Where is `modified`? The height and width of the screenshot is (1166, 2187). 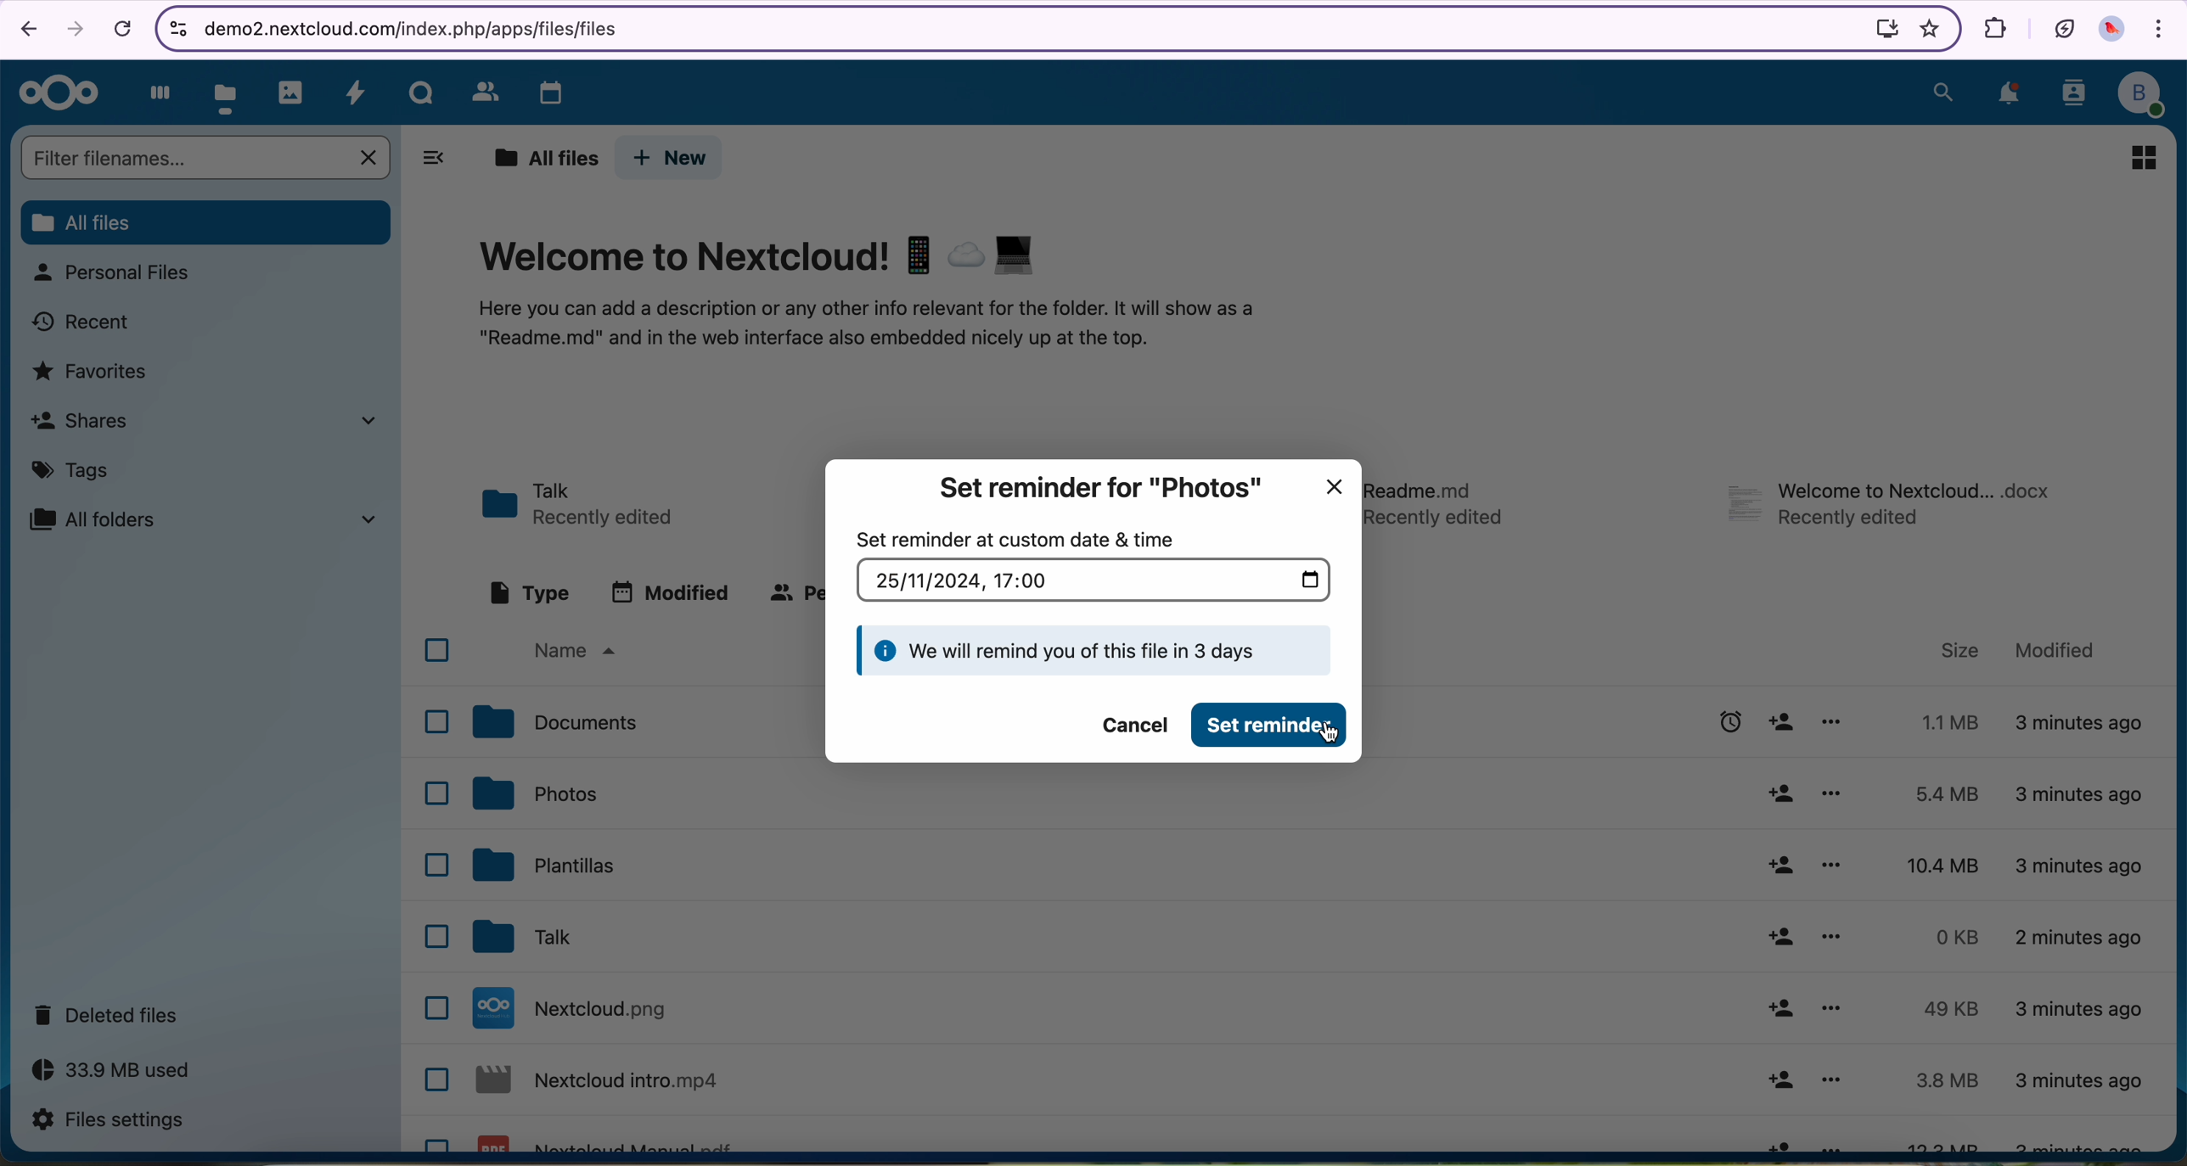 modified is located at coordinates (2057, 650).